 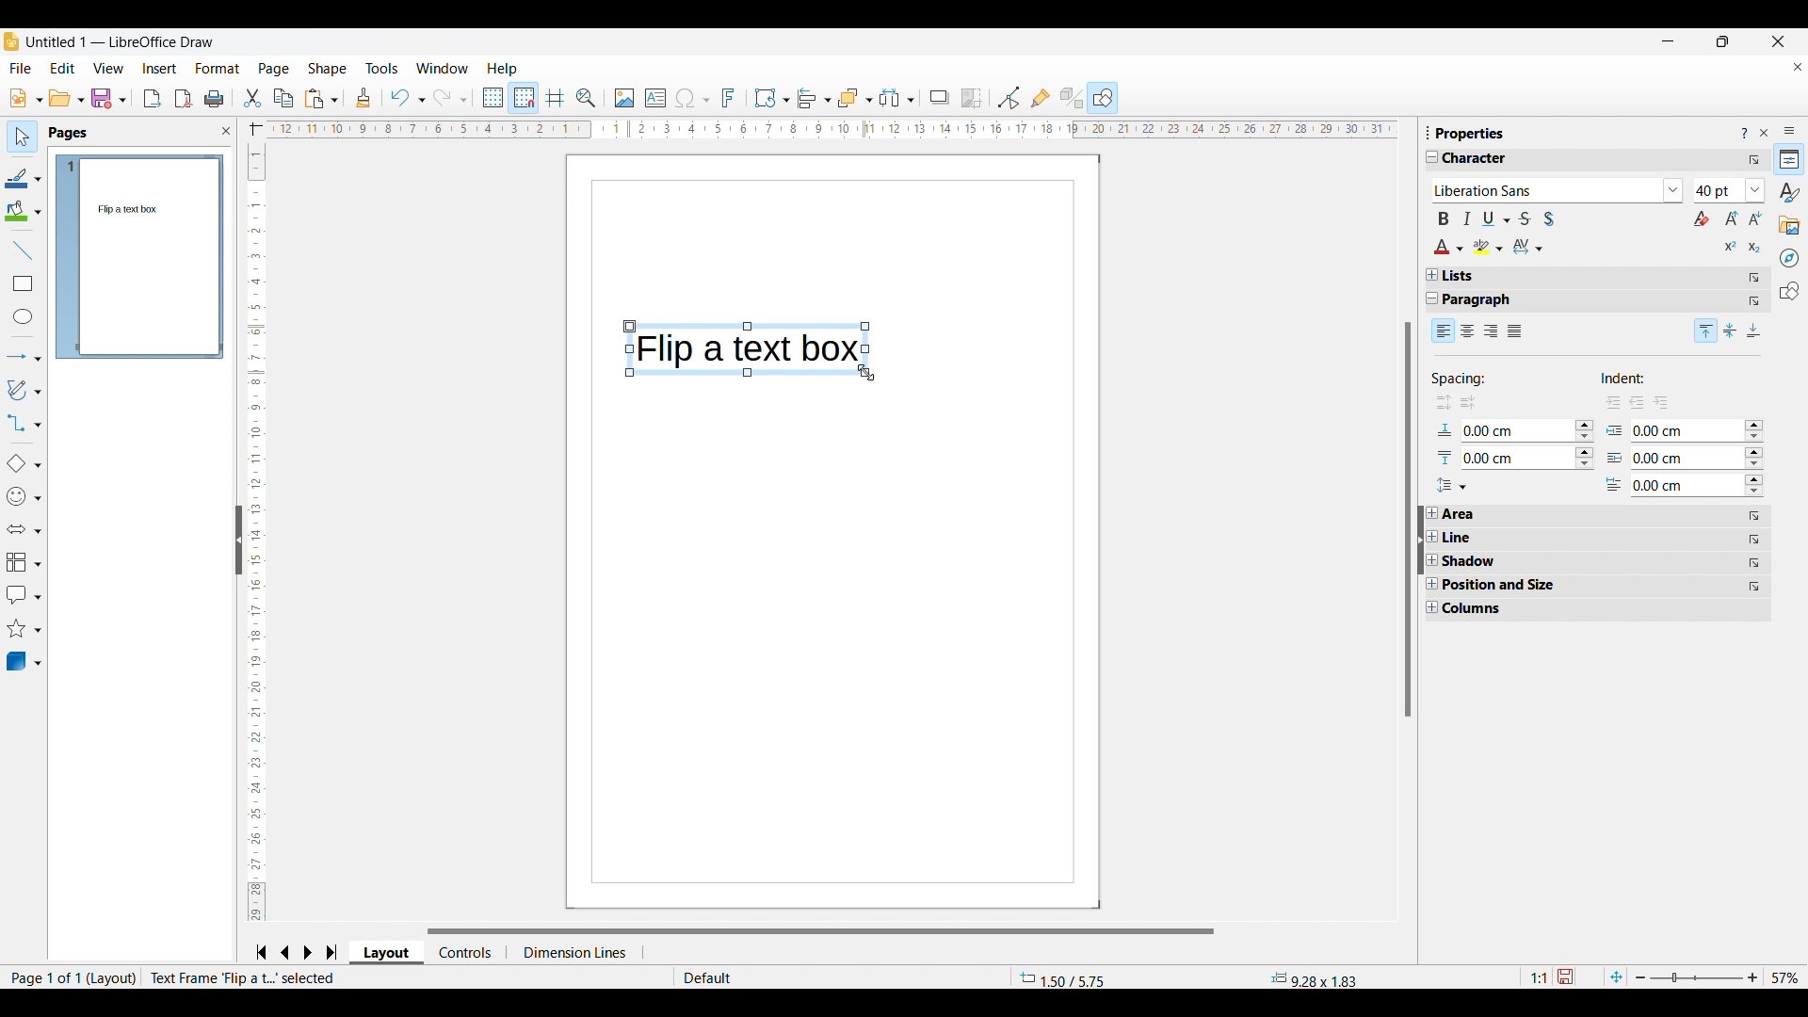 What do you see at coordinates (215, 100) in the screenshot?
I see `Print` at bounding box center [215, 100].